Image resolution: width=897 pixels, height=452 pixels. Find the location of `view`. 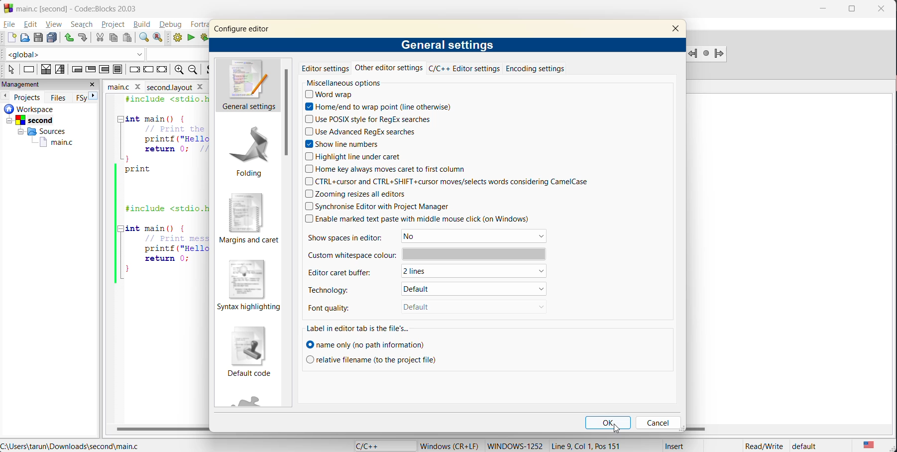

view is located at coordinates (56, 24).